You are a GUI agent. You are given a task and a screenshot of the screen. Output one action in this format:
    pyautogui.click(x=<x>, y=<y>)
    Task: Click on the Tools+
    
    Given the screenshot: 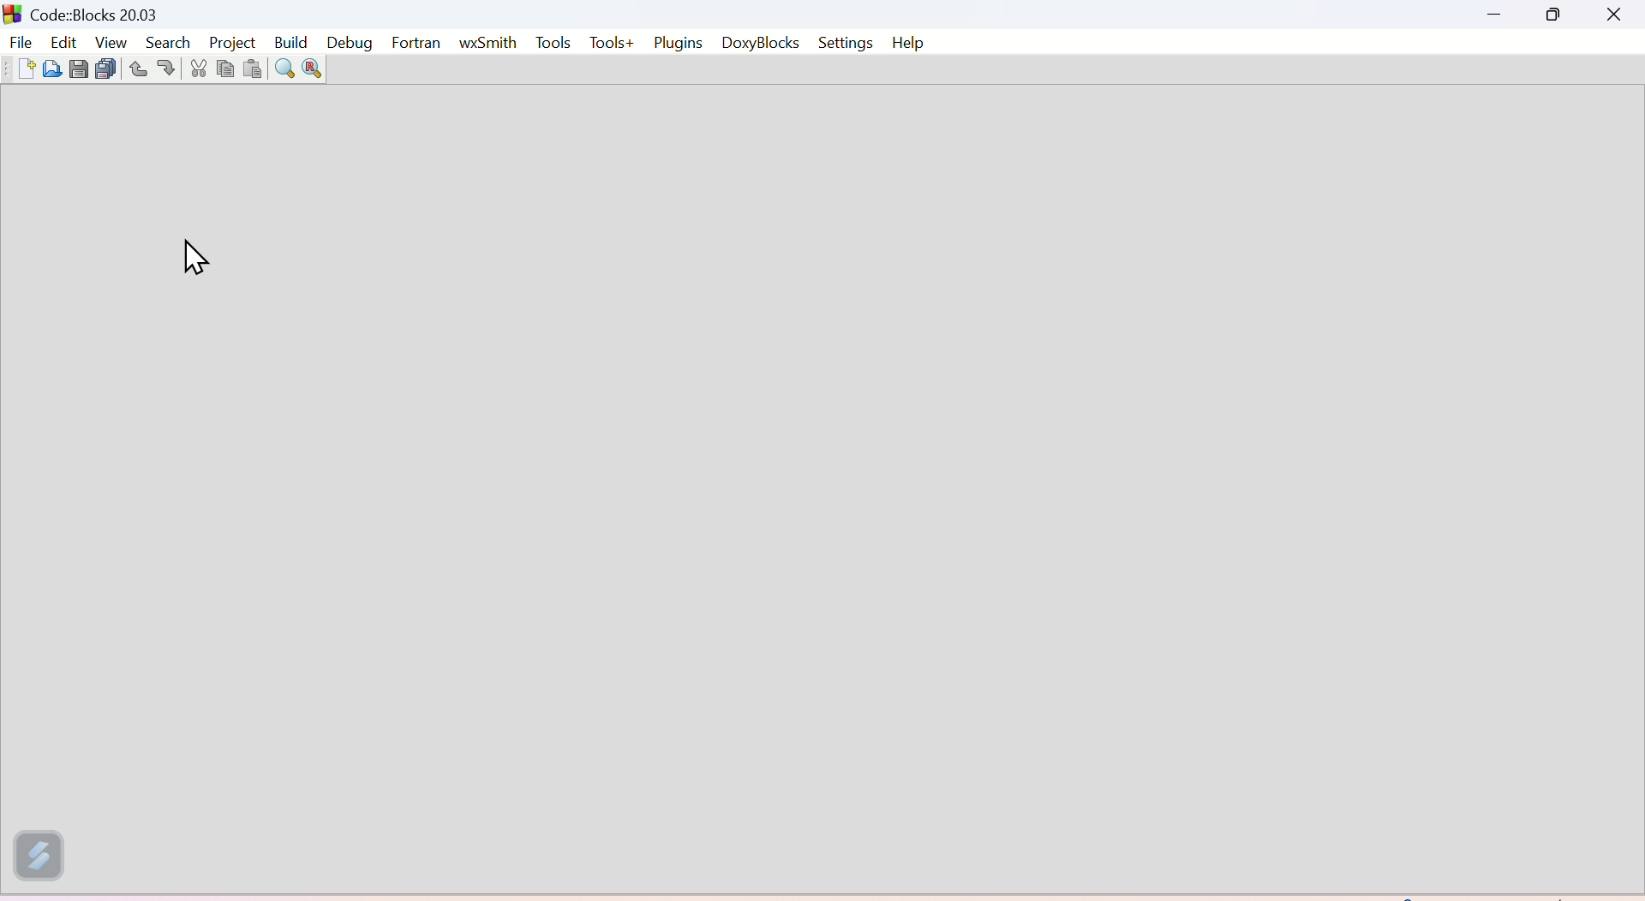 What is the action you would take?
    pyautogui.click(x=612, y=43)
    